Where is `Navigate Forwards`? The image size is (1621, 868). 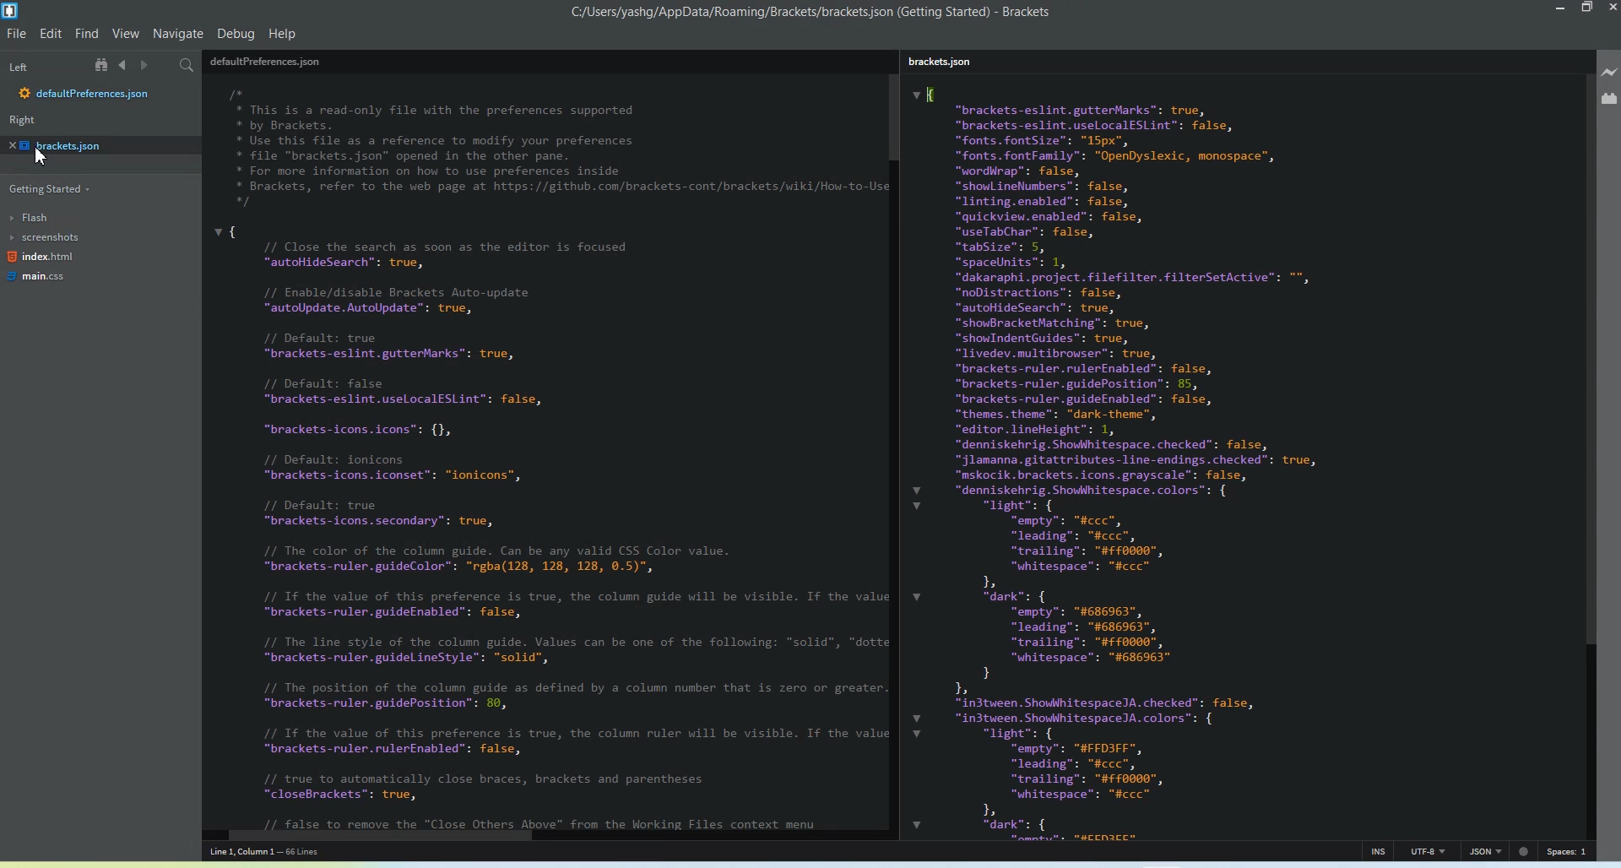 Navigate Forwards is located at coordinates (149, 66).